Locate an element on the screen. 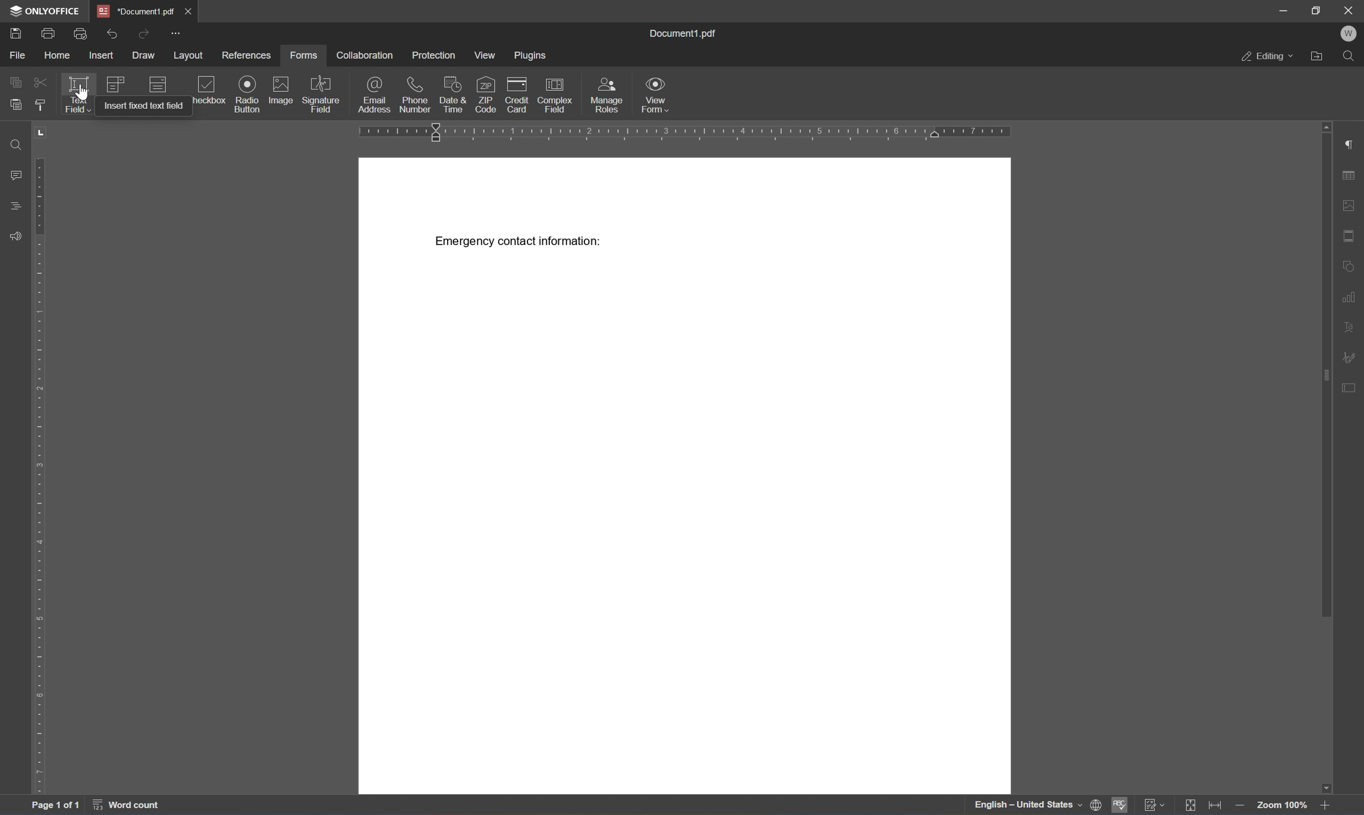 The image size is (1364, 815). undo is located at coordinates (114, 34).